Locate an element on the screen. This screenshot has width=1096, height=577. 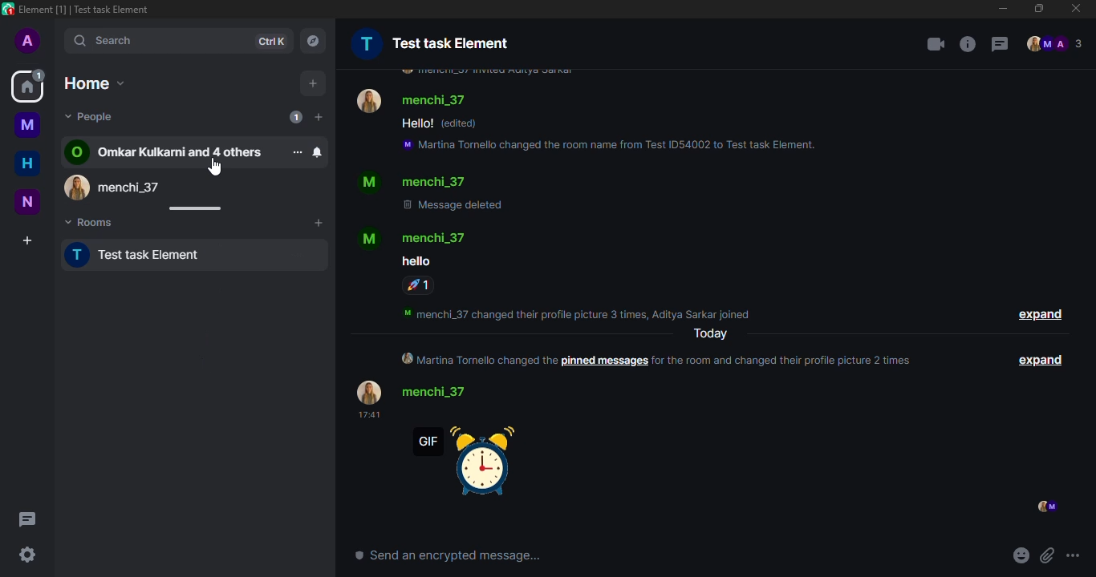
rooms is located at coordinates (95, 220).